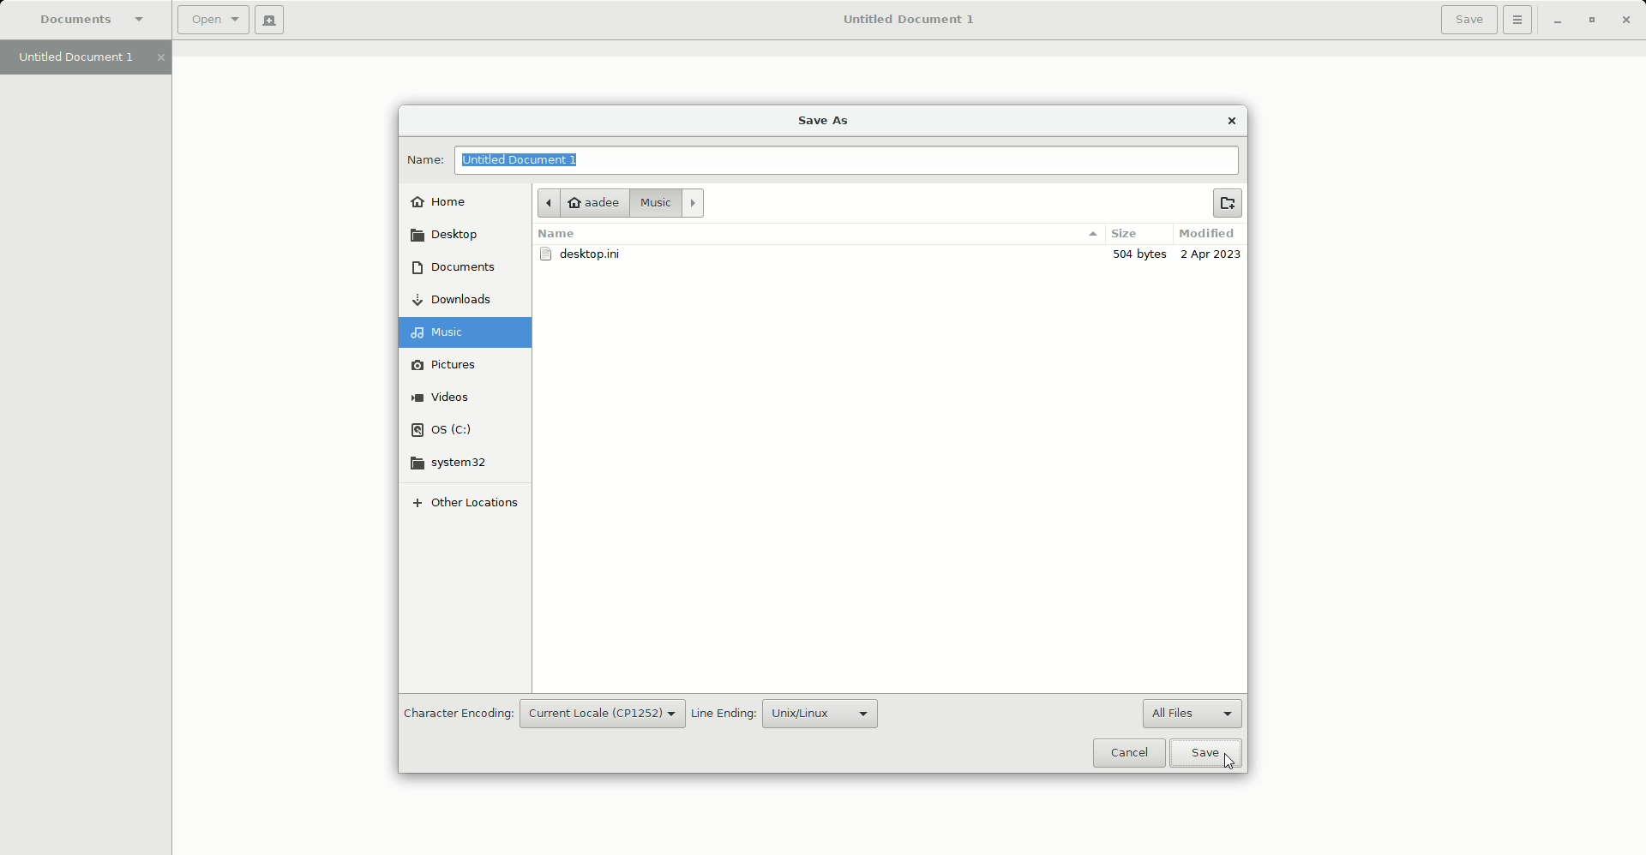 The width and height of the screenshot is (1646, 855). What do you see at coordinates (1626, 20) in the screenshot?
I see `Close` at bounding box center [1626, 20].